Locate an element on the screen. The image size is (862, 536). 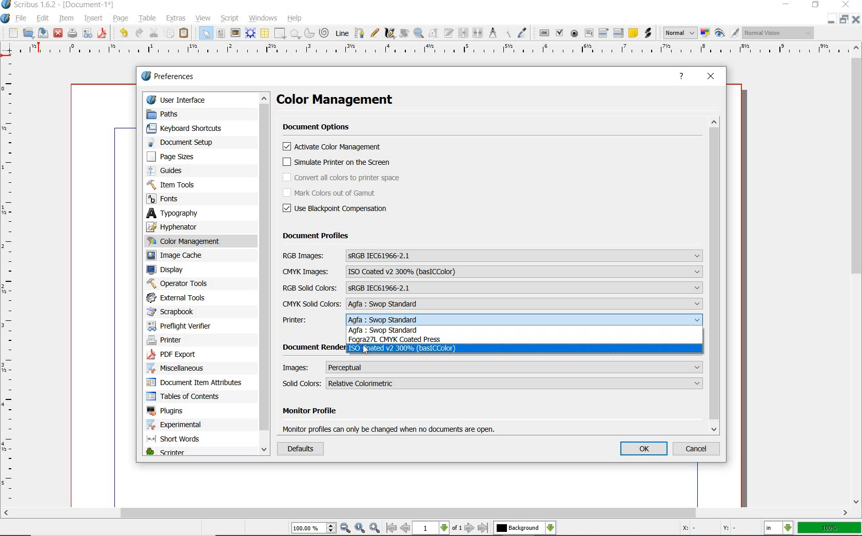
experimental is located at coordinates (188, 424).